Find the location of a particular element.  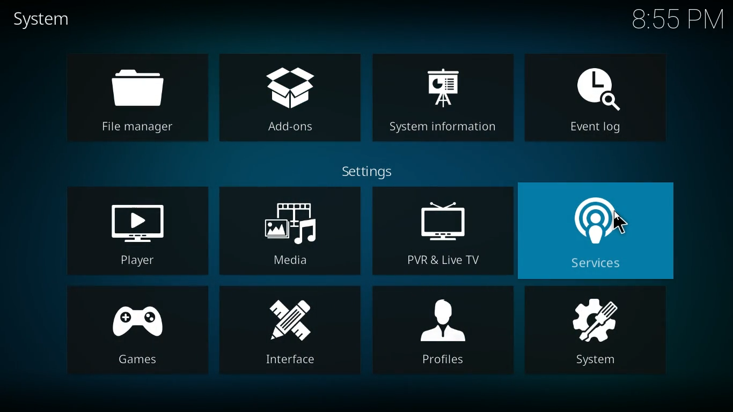

profiles is located at coordinates (441, 335).